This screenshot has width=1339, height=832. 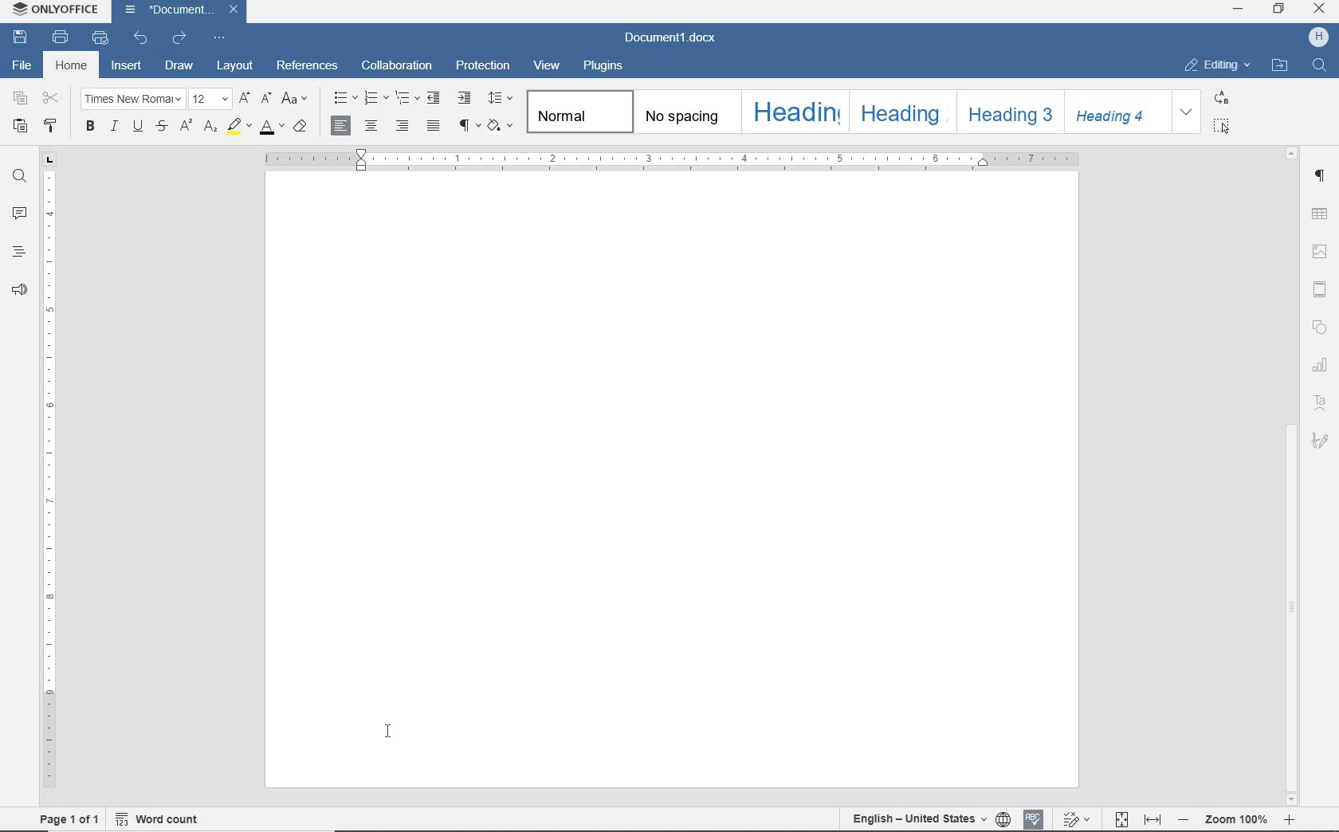 I want to click on NORMAL, so click(x=580, y=112).